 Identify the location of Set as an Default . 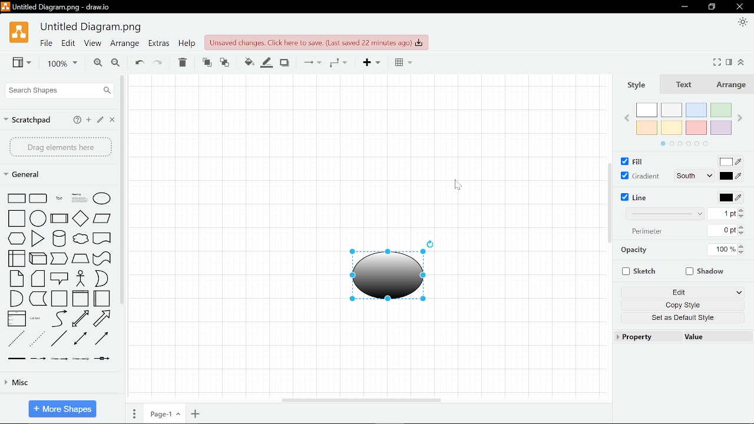
(681, 319).